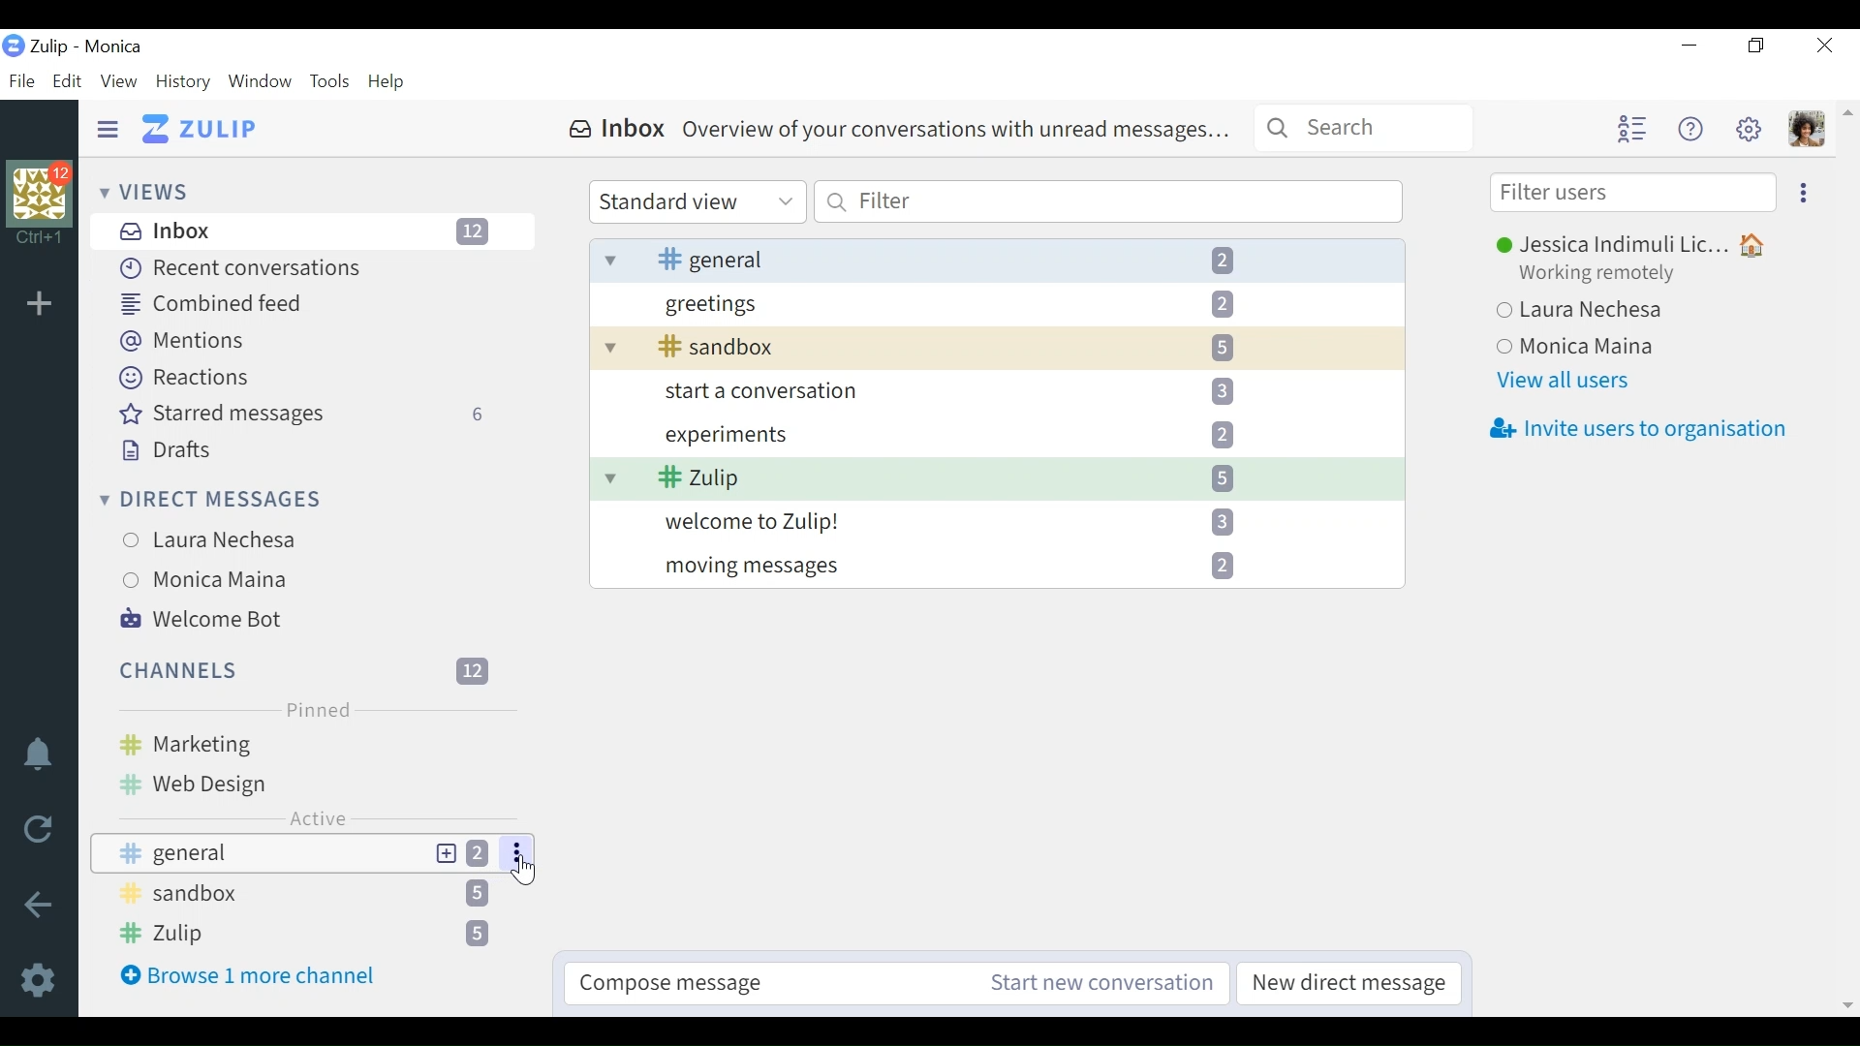 Image resolution: width=1860 pixels, height=1046 pixels. Describe the element at coordinates (998, 303) in the screenshot. I see `Greetings 2` at that location.